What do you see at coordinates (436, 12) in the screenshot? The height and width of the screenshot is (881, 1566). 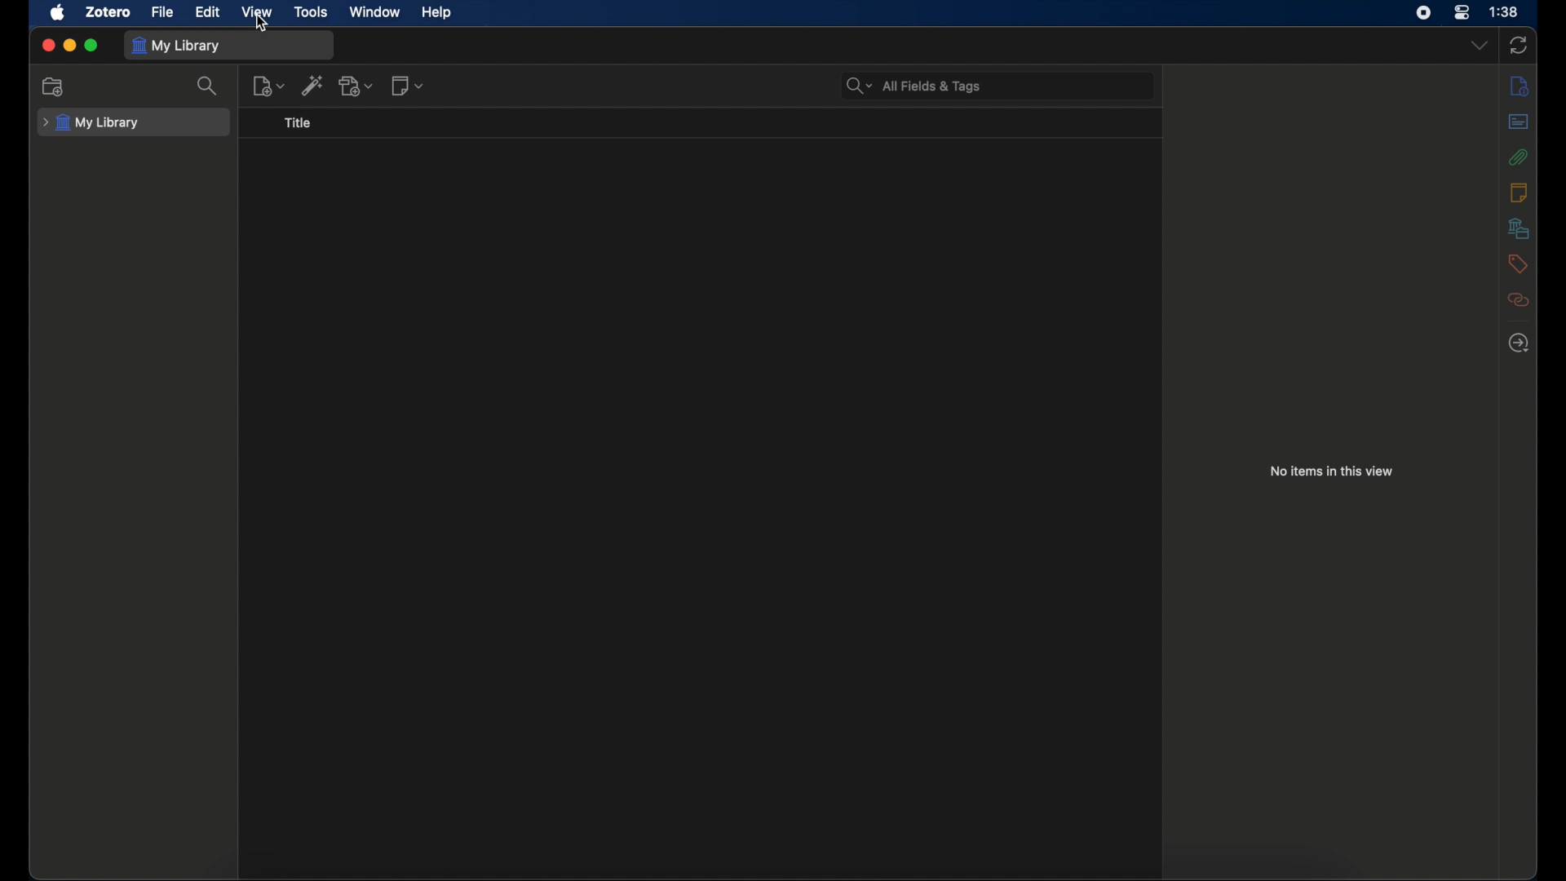 I see `help` at bounding box center [436, 12].